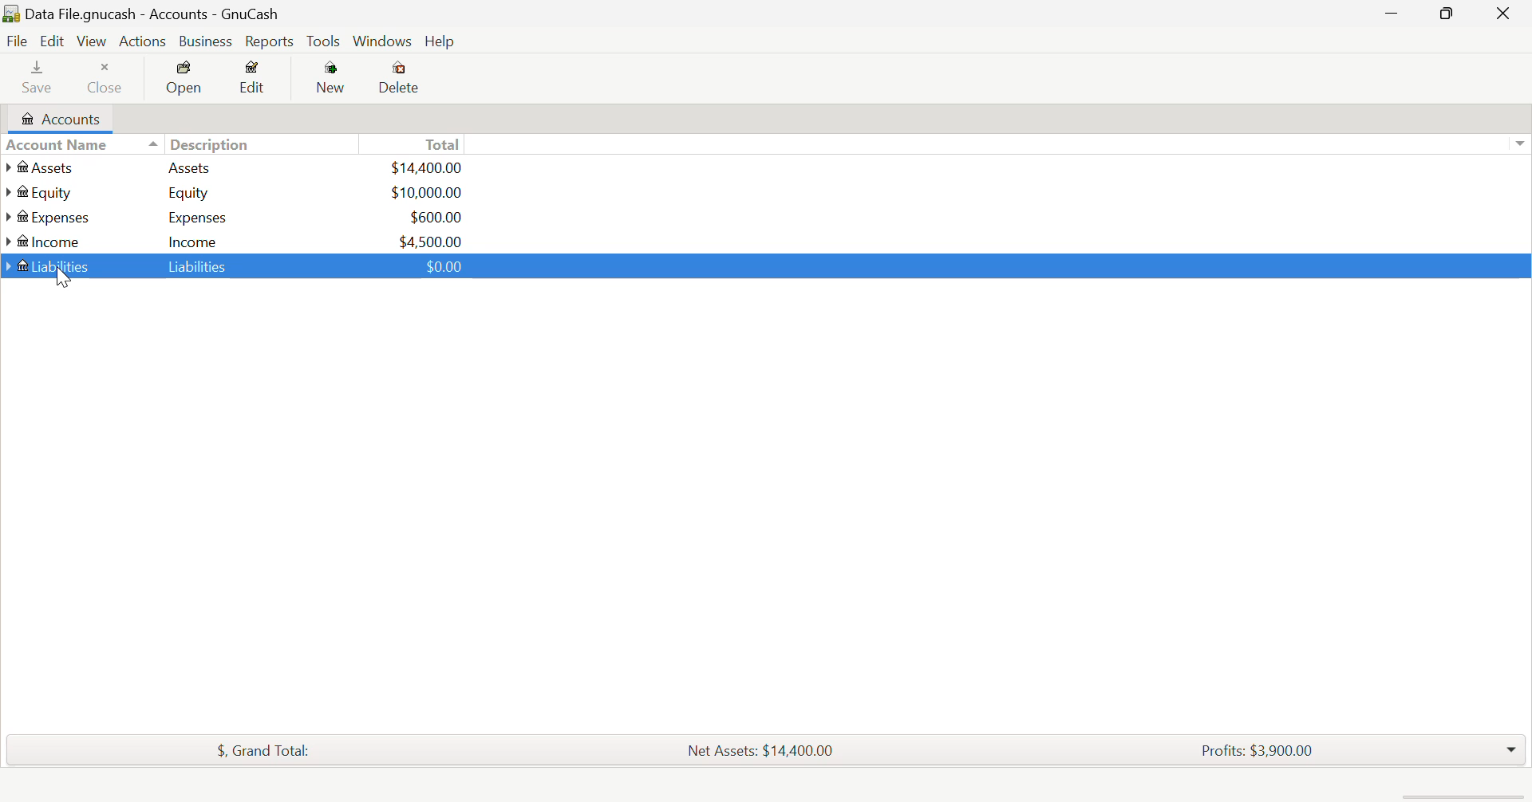  Describe the element at coordinates (198, 217) in the screenshot. I see `Expenses` at that location.